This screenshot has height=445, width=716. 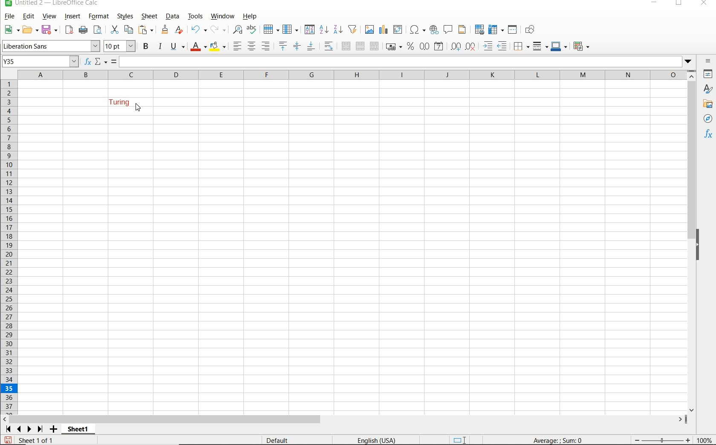 I want to click on ALIGN TOP, so click(x=282, y=47).